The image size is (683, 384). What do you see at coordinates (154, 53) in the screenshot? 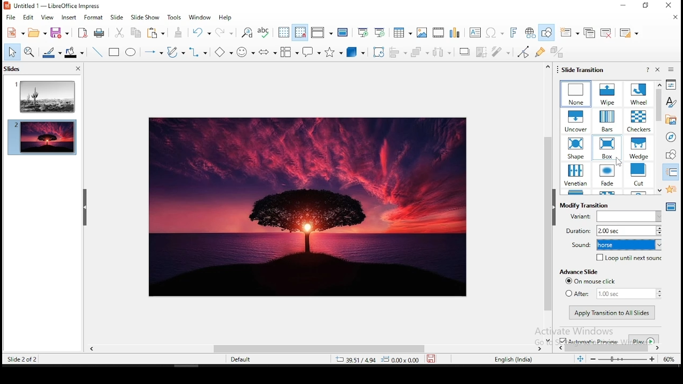
I see `lines and arrows` at bounding box center [154, 53].